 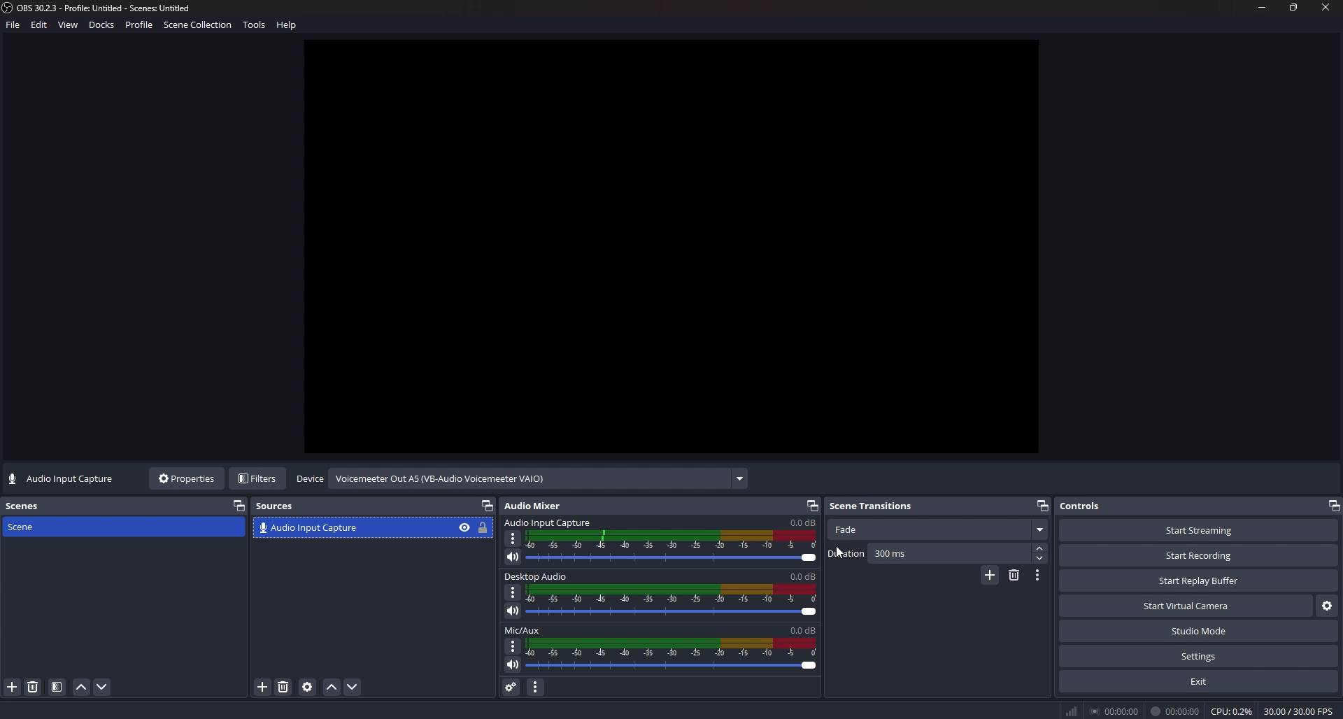 What do you see at coordinates (802, 522) in the screenshot?
I see `volume level` at bounding box center [802, 522].